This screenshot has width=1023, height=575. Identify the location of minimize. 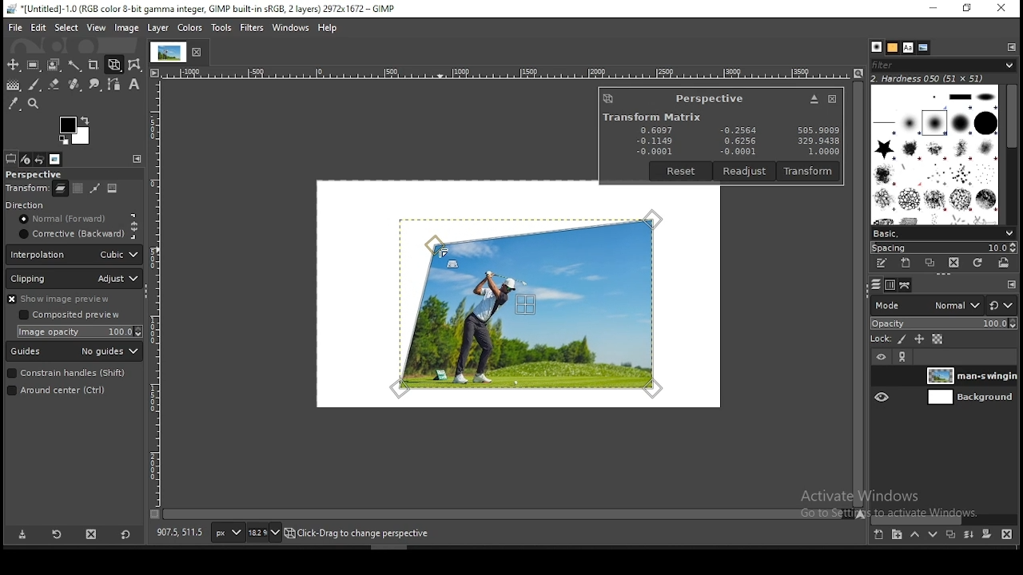
(933, 8).